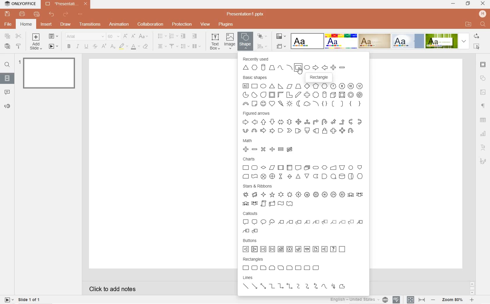 Image resolution: width=490 pixels, height=304 pixels. What do you see at coordinates (307, 176) in the screenshot?
I see `Merge` at bounding box center [307, 176].